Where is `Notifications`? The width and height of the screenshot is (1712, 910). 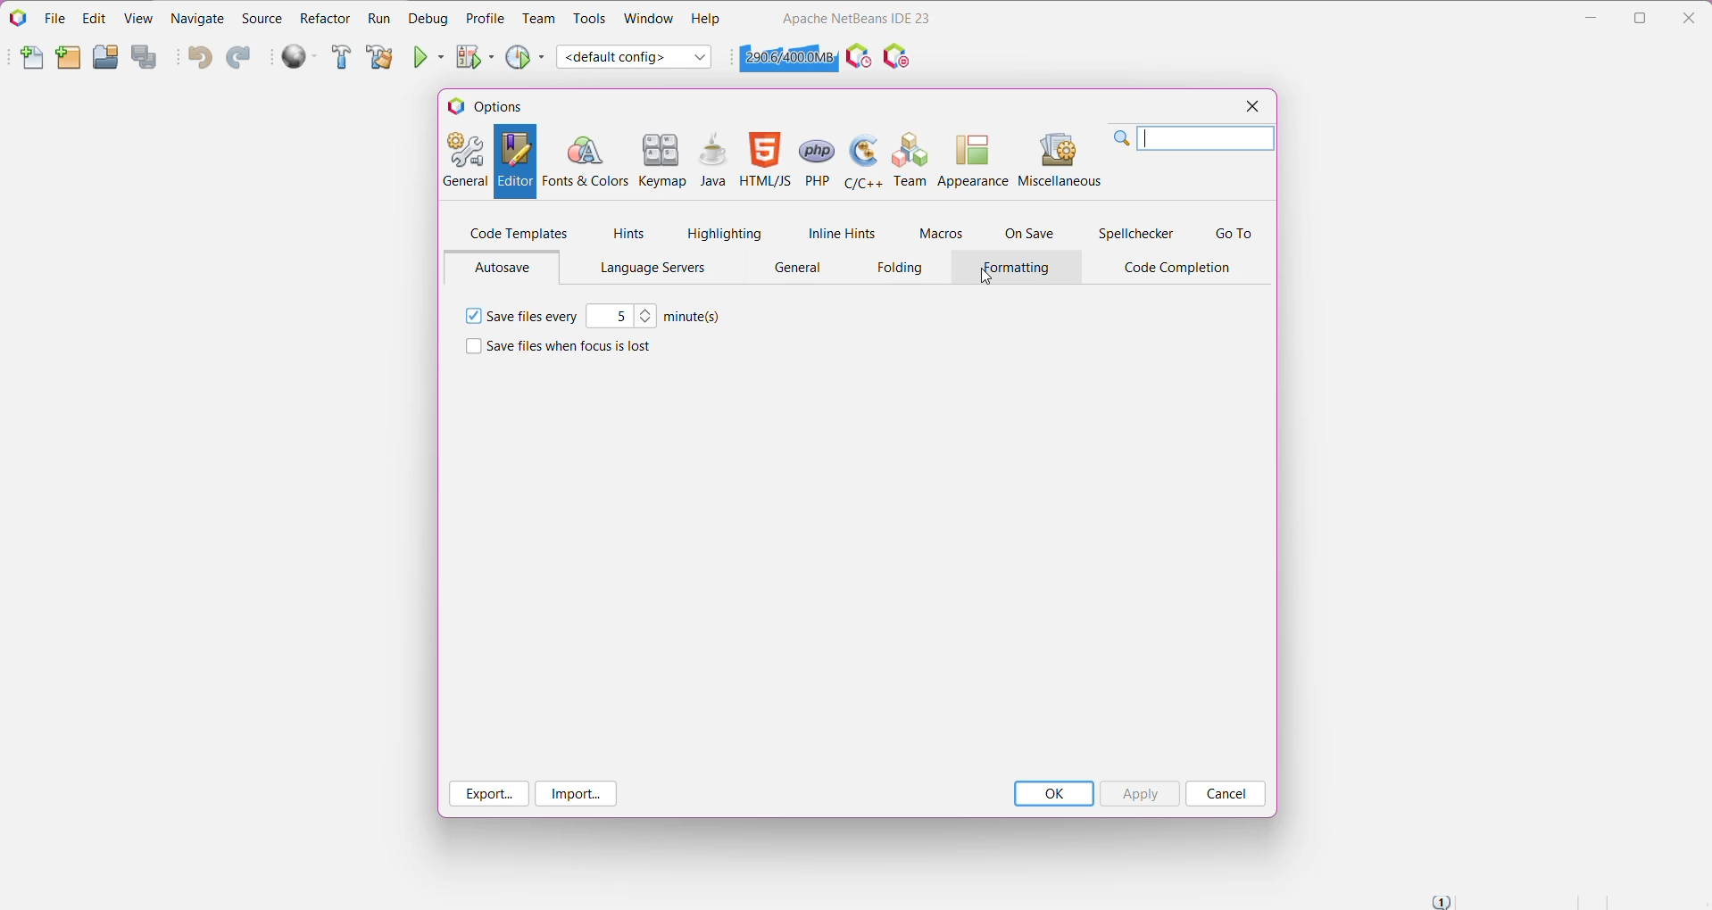 Notifications is located at coordinates (1441, 901).